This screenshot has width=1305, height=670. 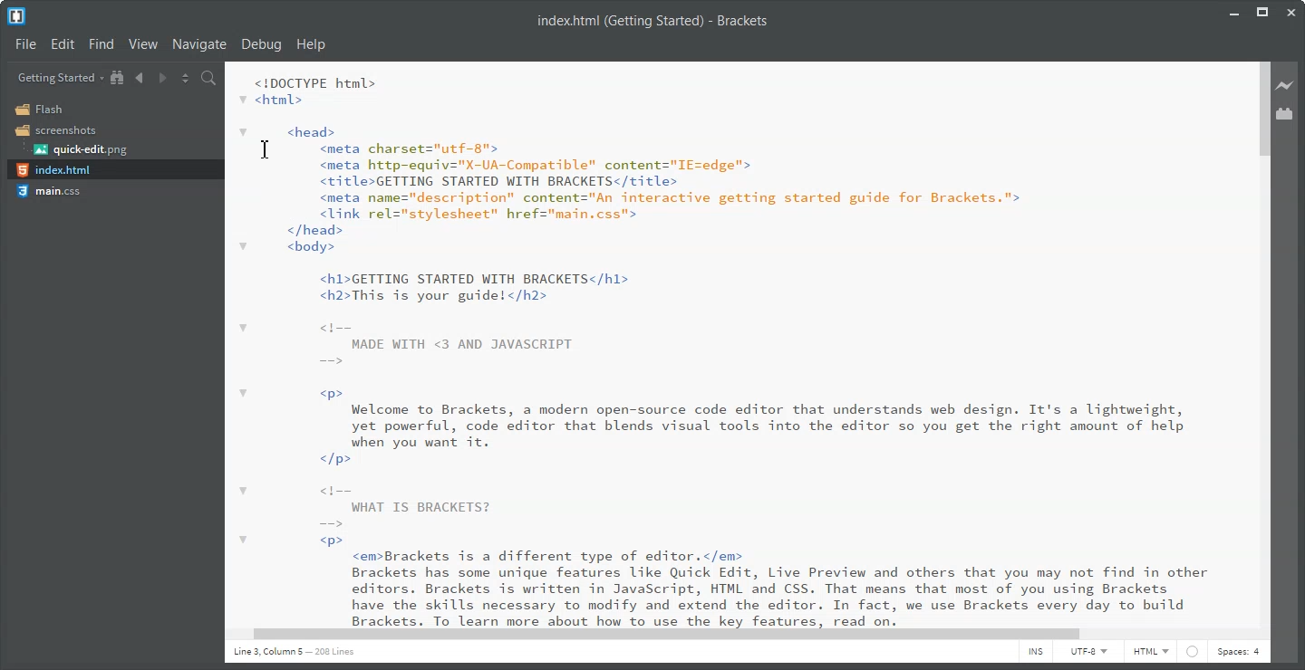 I want to click on Edit, so click(x=63, y=44).